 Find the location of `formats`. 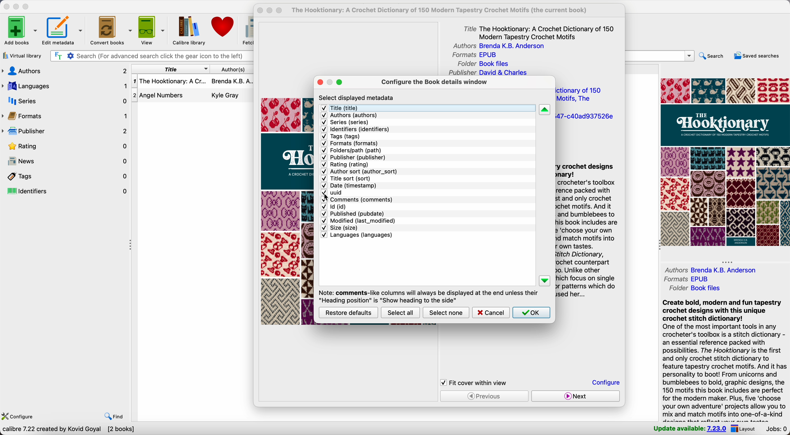

formats is located at coordinates (351, 143).